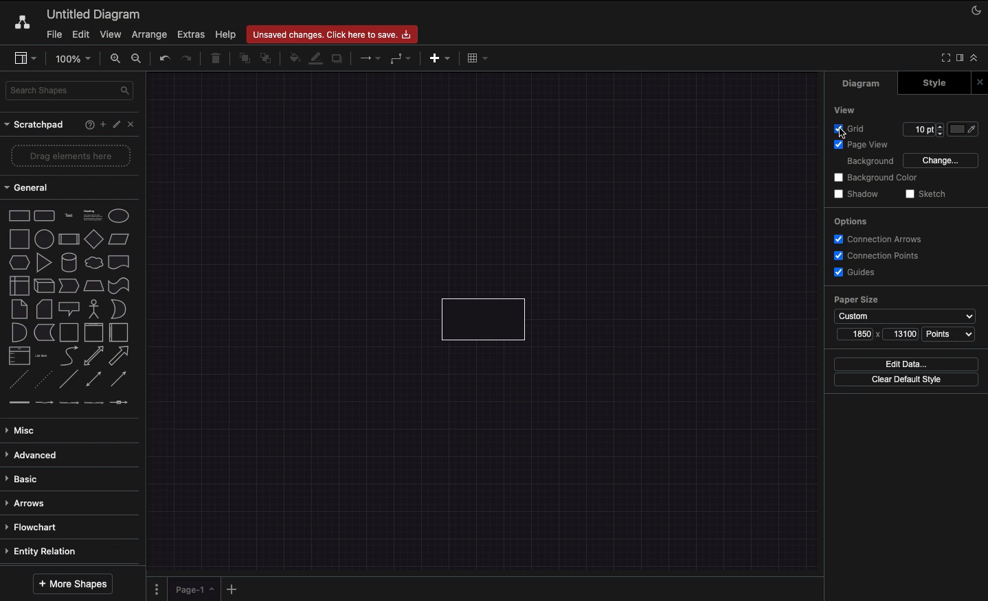 Image resolution: width=988 pixels, height=601 pixels. What do you see at coordinates (368, 58) in the screenshot?
I see `Connection ` at bounding box center [368, 58].